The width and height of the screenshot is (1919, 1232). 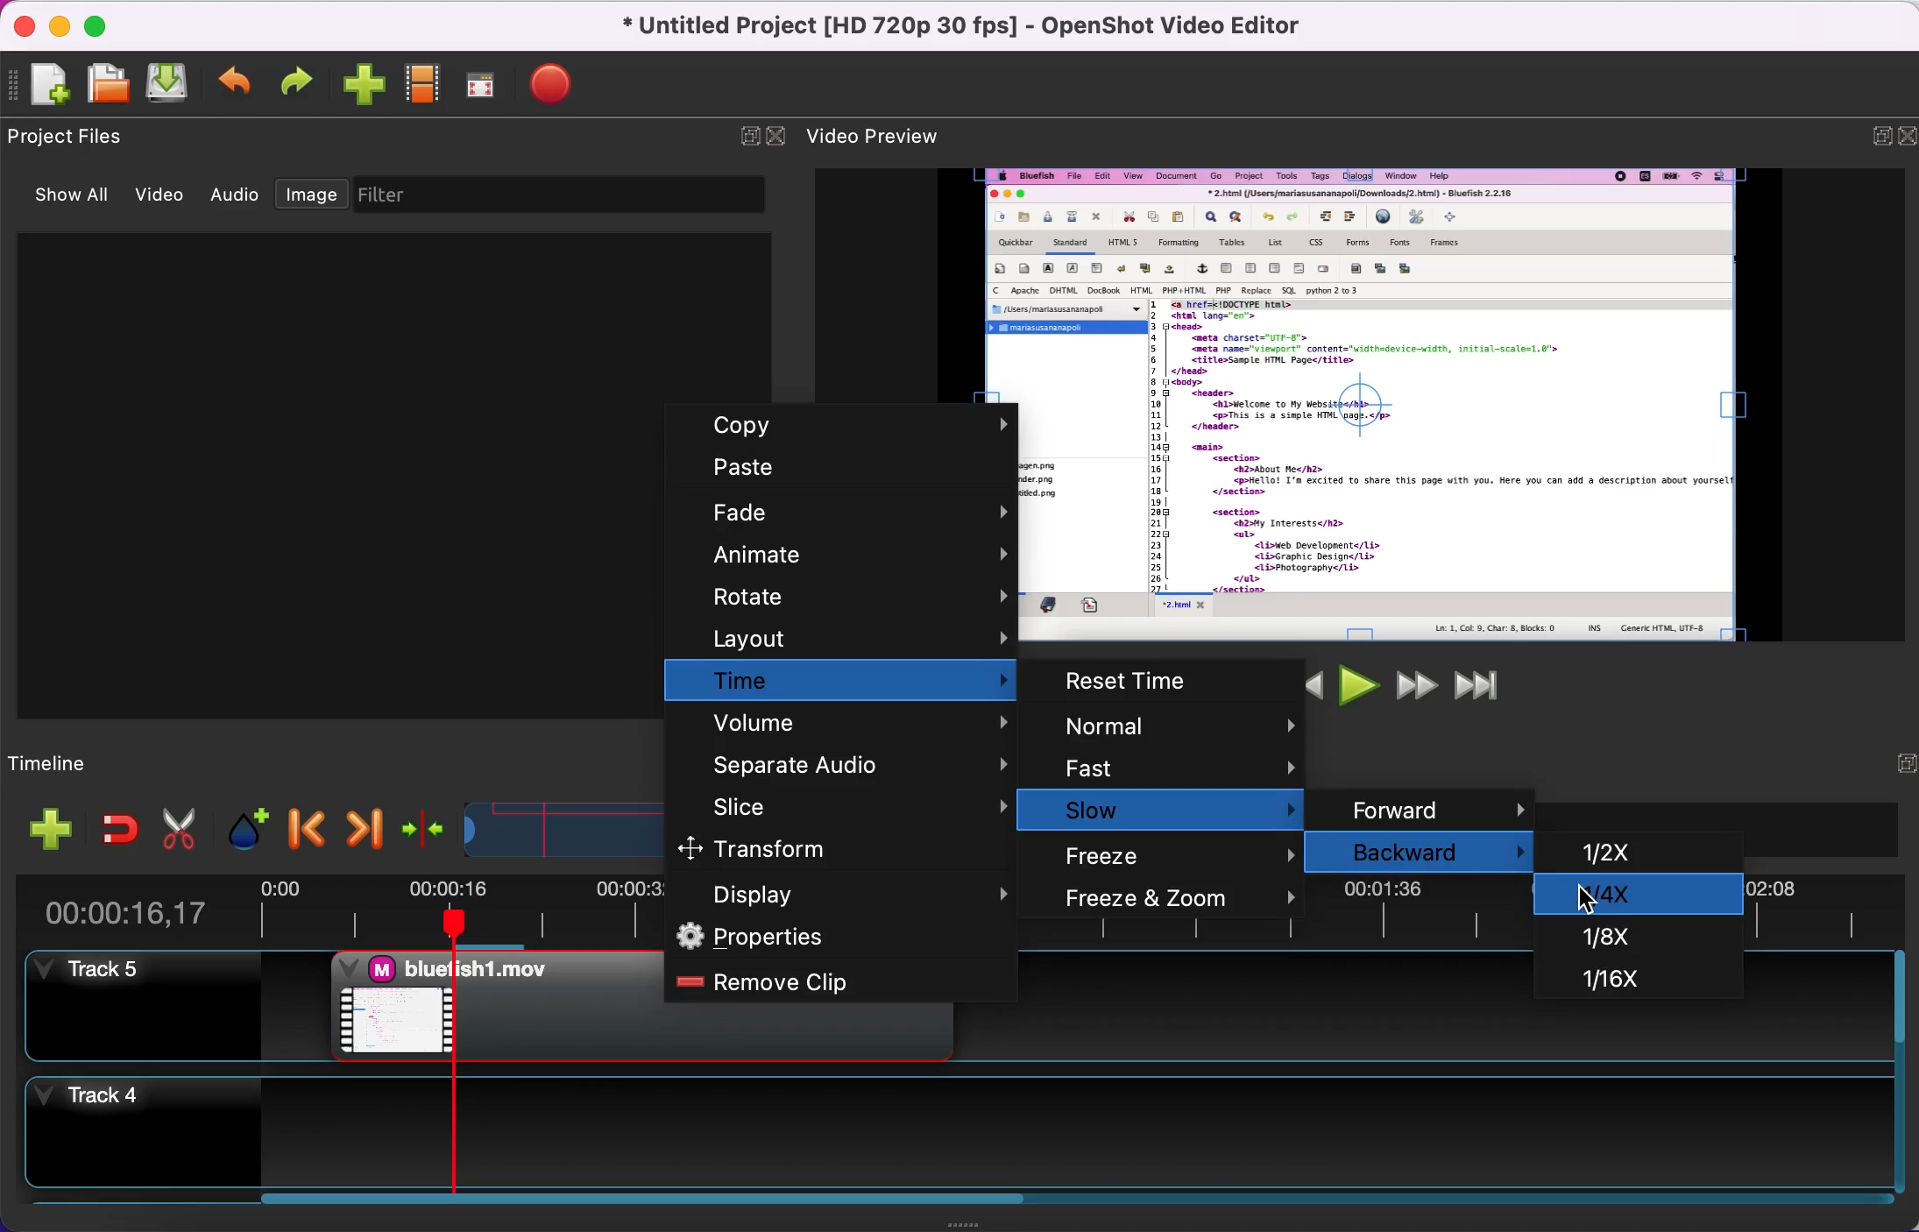 What do you see at coordinates (1639, 895) in the screenshot?
I see `1/4x selected` at bounding box center [1639, 895].